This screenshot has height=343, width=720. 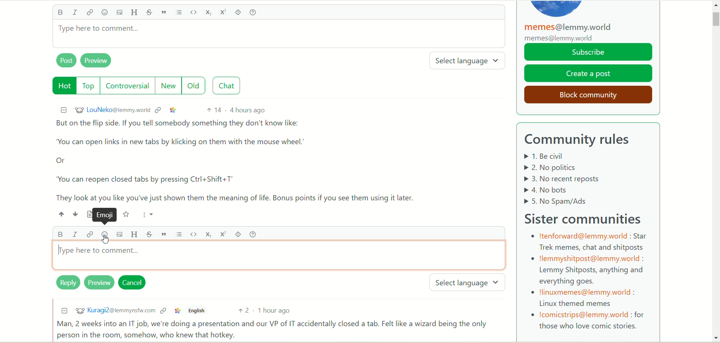 I want to click on link, so click(x=177, y=311).